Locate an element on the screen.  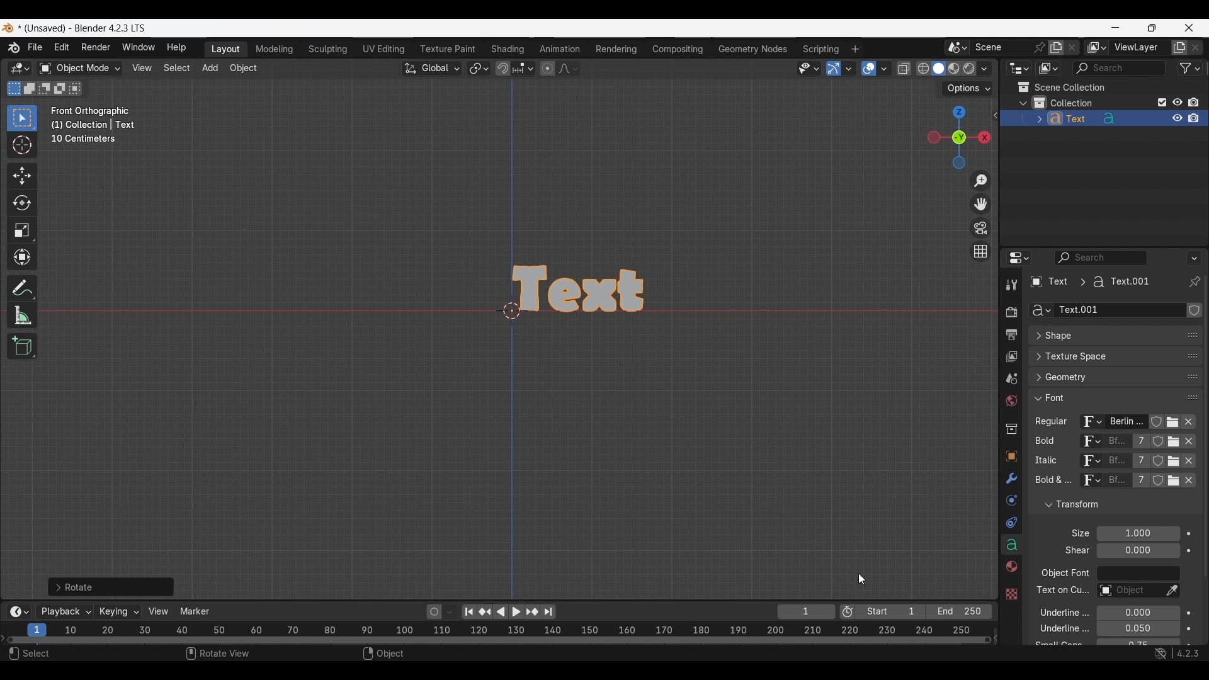
Object is located at coordinates (1011, 456).